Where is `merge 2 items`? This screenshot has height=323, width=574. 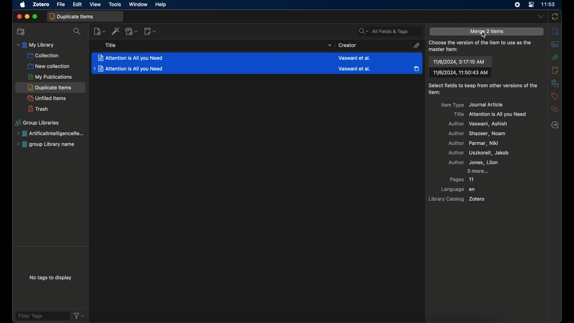
merge 2 items is located at coordinates (487, 32).